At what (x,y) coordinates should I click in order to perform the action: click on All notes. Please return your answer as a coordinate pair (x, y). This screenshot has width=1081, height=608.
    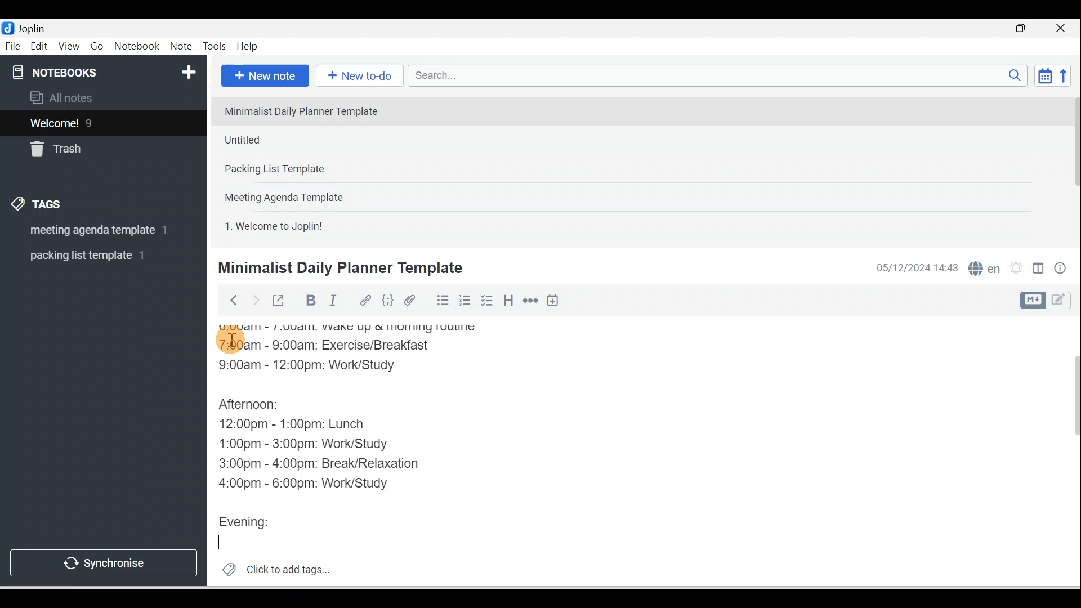
    Looking at the image, I should click on (102, 97).